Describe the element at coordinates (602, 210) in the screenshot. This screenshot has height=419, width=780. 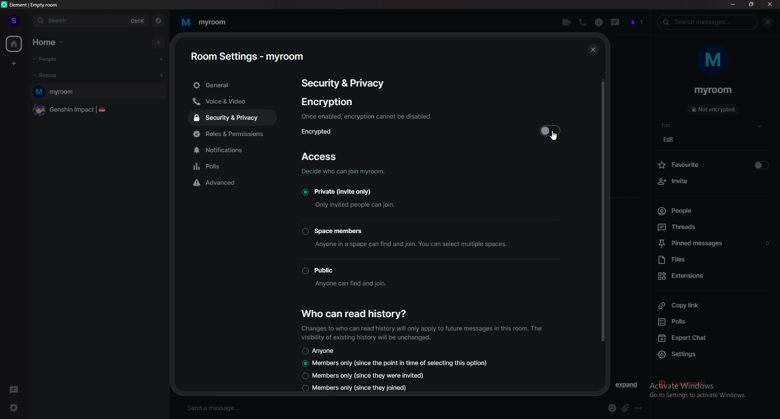
I see `vertical scroll bar` at that location.